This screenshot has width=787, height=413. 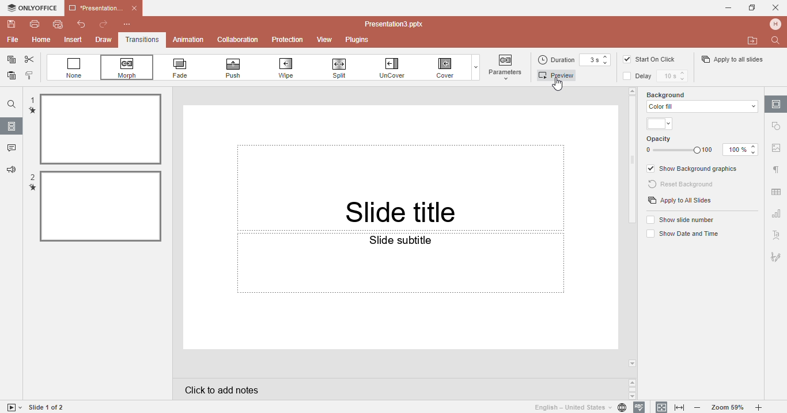 What do you see at coordinates (243, 68) in the screenshot?
I see `Push` at bounding box center [243, 68].